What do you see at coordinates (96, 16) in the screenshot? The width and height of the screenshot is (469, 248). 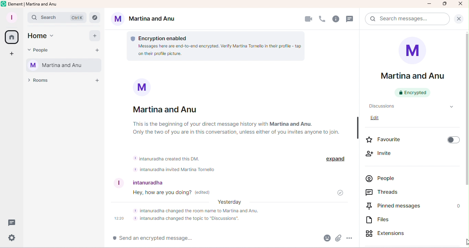 I see `Explore rooms` at bounding box center [96, 16].